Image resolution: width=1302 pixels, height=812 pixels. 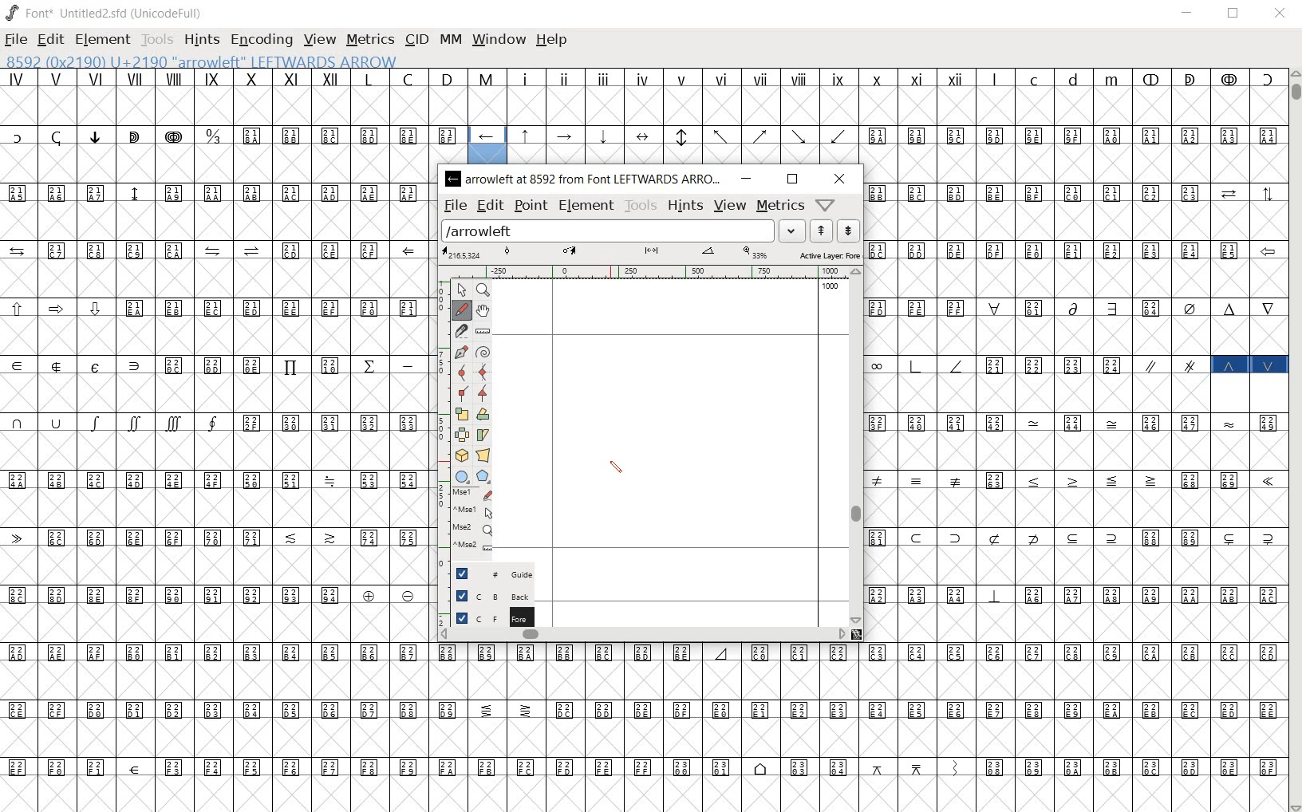 I want to click on view, so click(x=732, y=206).